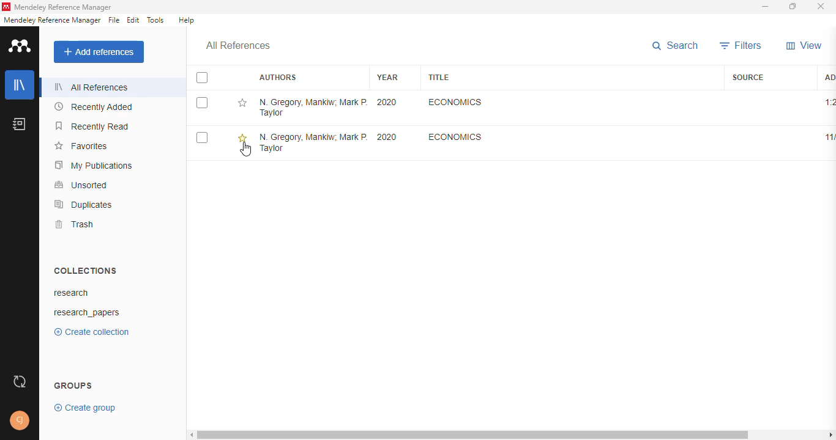 This screenshot has width=836, height=440. Describe the element at coordinates (155, 20) in the screenshot. I see `tools` at that location.